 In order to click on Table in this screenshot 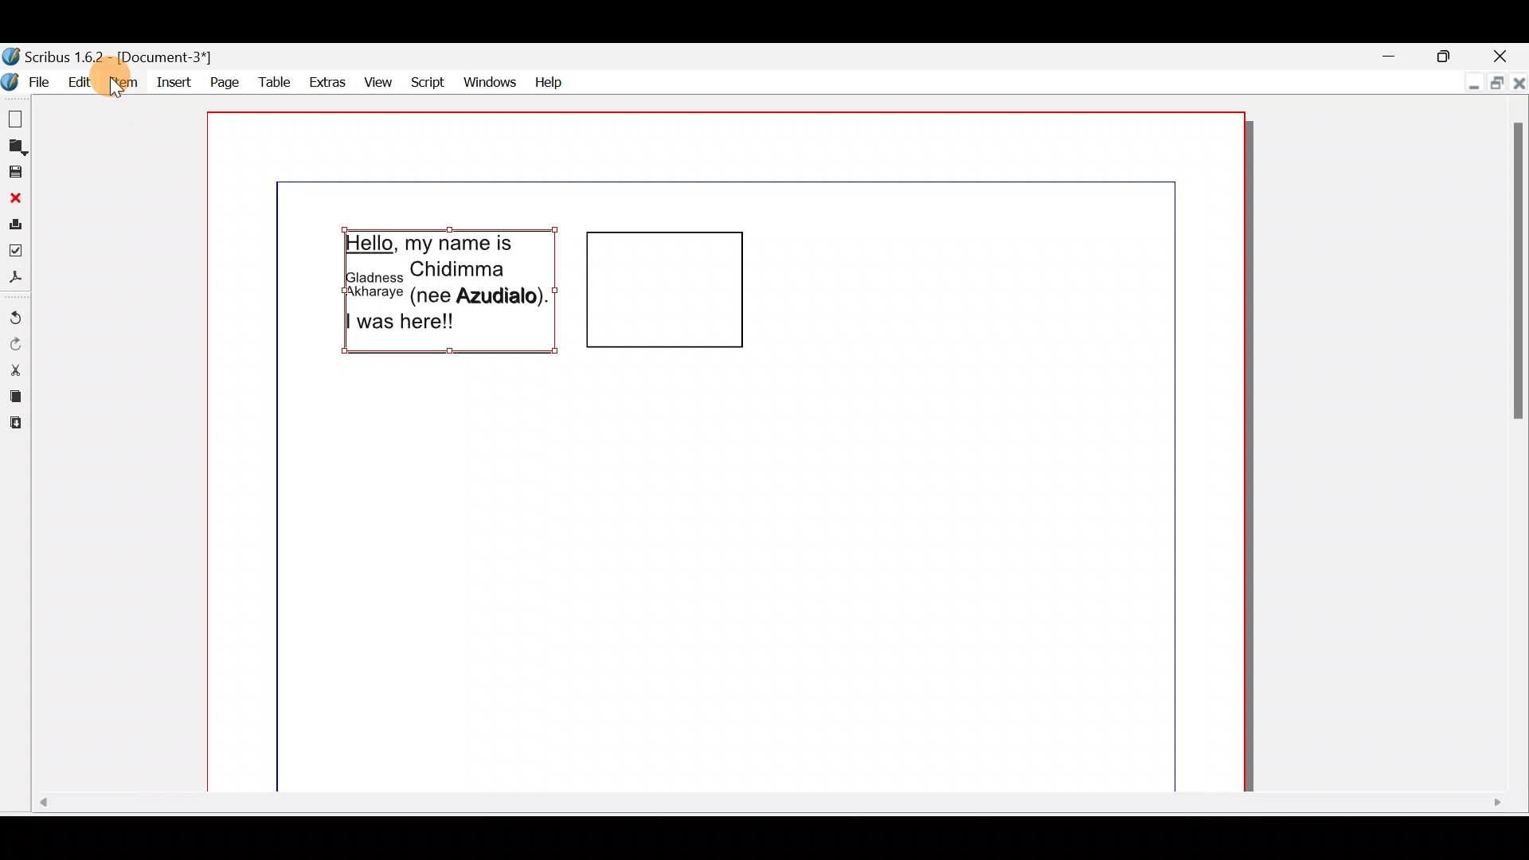, I will do `click(269, 82)`.